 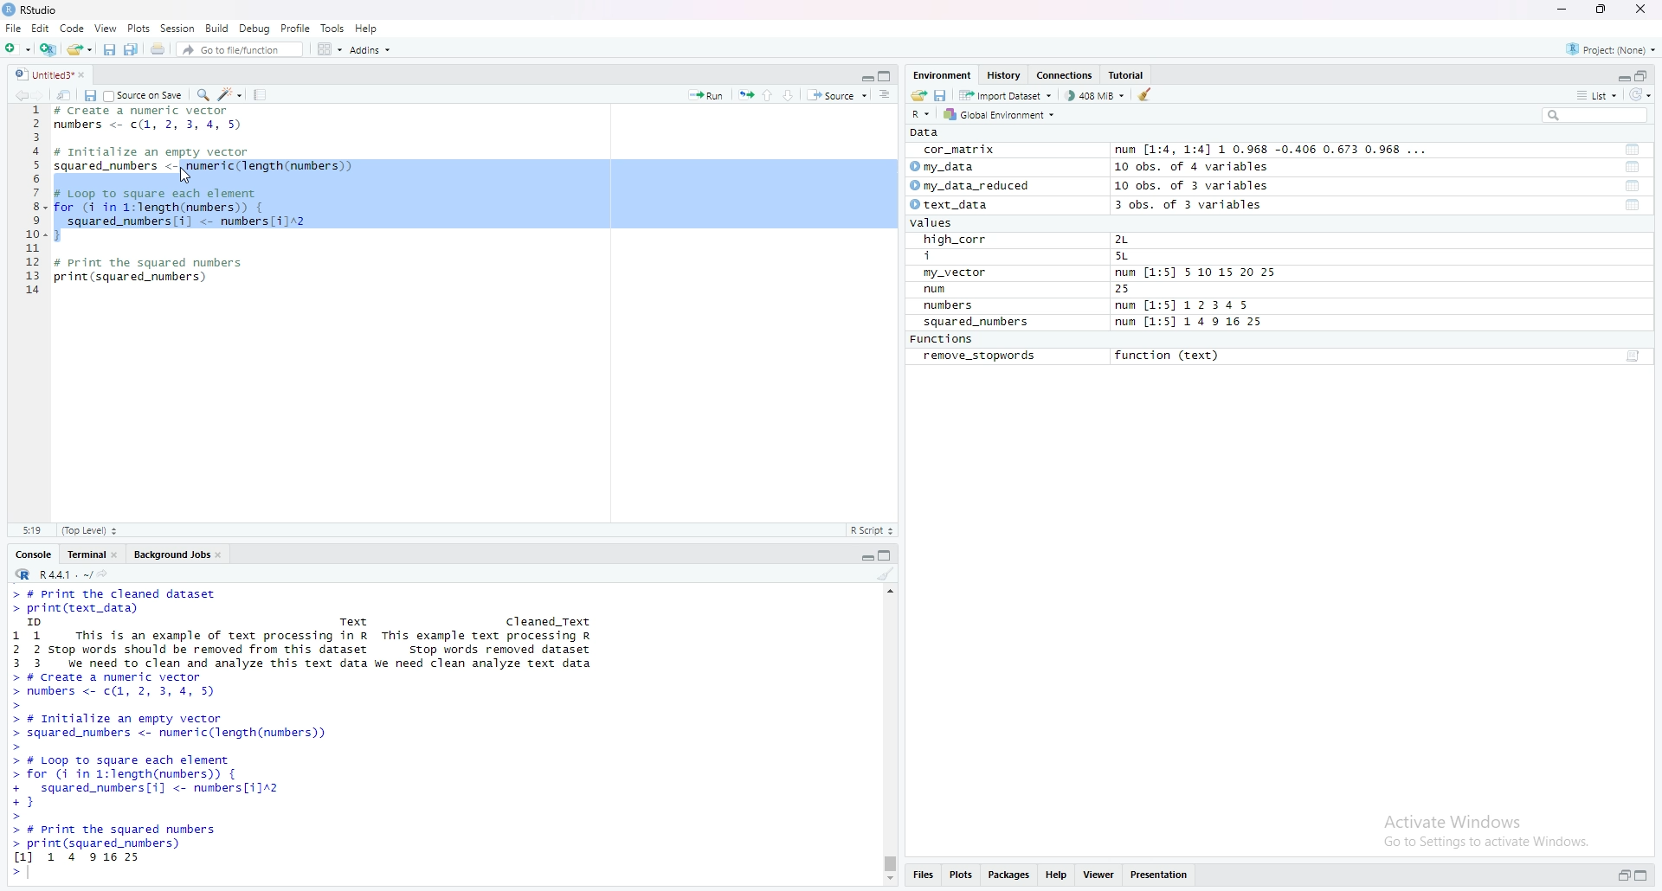 I want to click on numbers, so click(x=952, y=306).